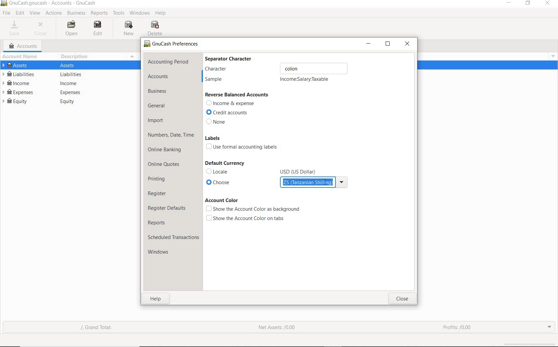 The image size is (558, 347). I want to click on none, so click(217, 122).